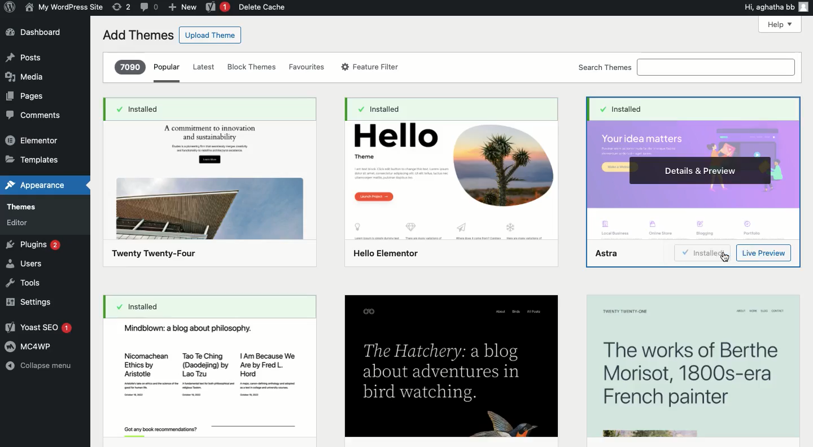  Describe the element at coordinates (209, 35) in the screenshot. I see `Upload theme` at that location.